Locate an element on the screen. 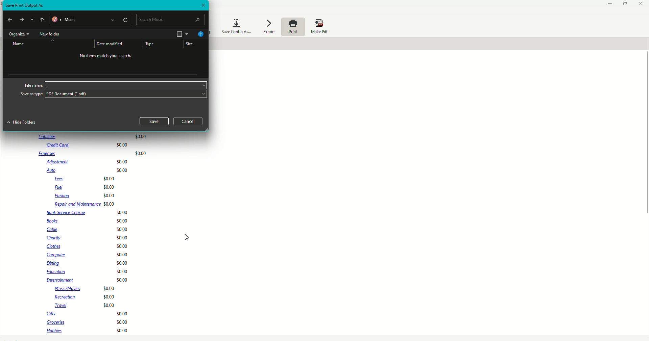  Cancel is located at coordinates (188, 121).